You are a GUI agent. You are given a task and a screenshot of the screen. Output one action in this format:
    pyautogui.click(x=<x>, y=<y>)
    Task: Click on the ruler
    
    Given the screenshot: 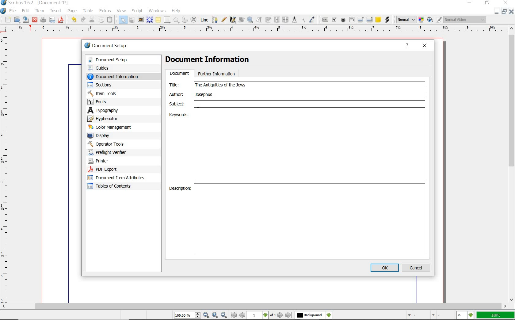 What is the action you would take?
    pyautogui.click(x=6, y=168)
    